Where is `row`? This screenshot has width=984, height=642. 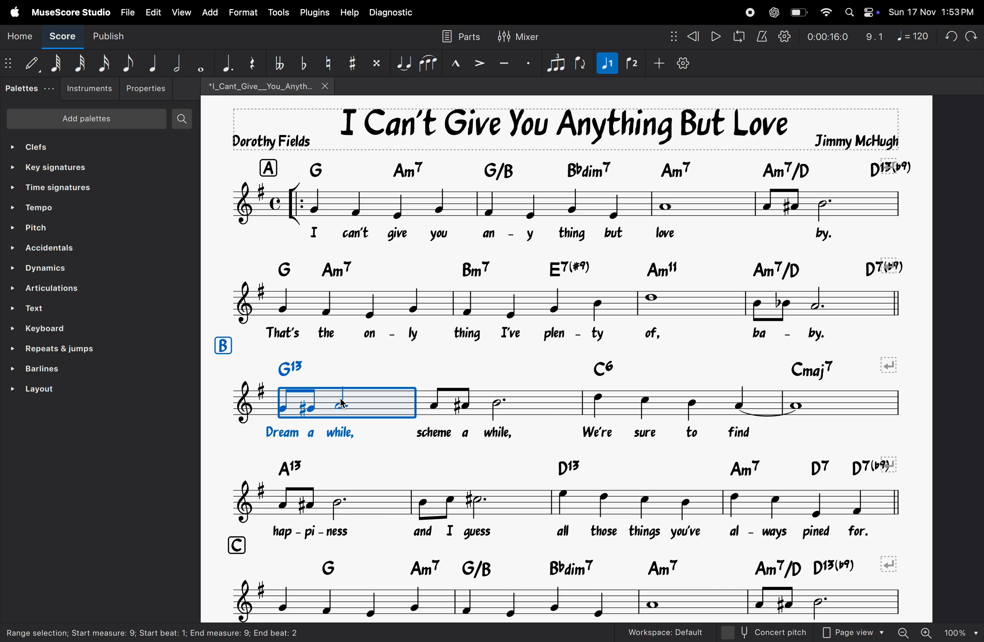
row is located at coordinates (223, 345).